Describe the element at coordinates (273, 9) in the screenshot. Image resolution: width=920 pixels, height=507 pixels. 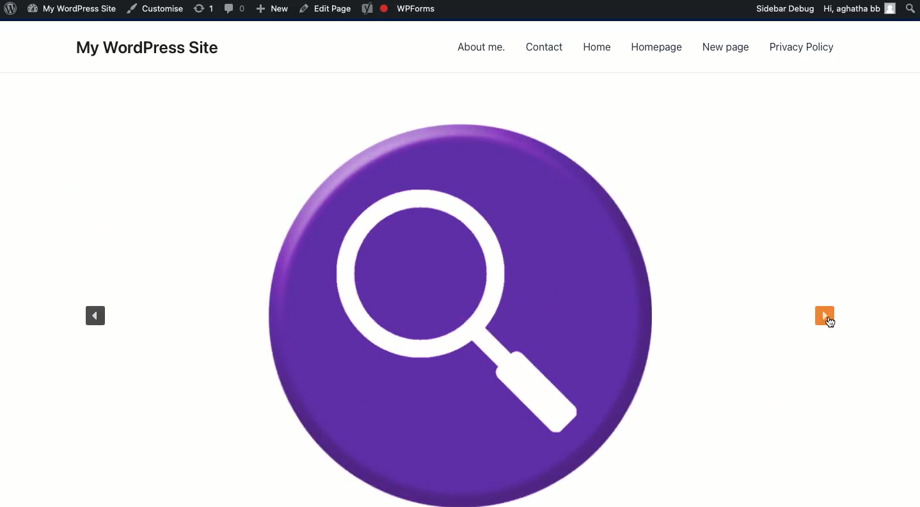
I see `new` at that location.